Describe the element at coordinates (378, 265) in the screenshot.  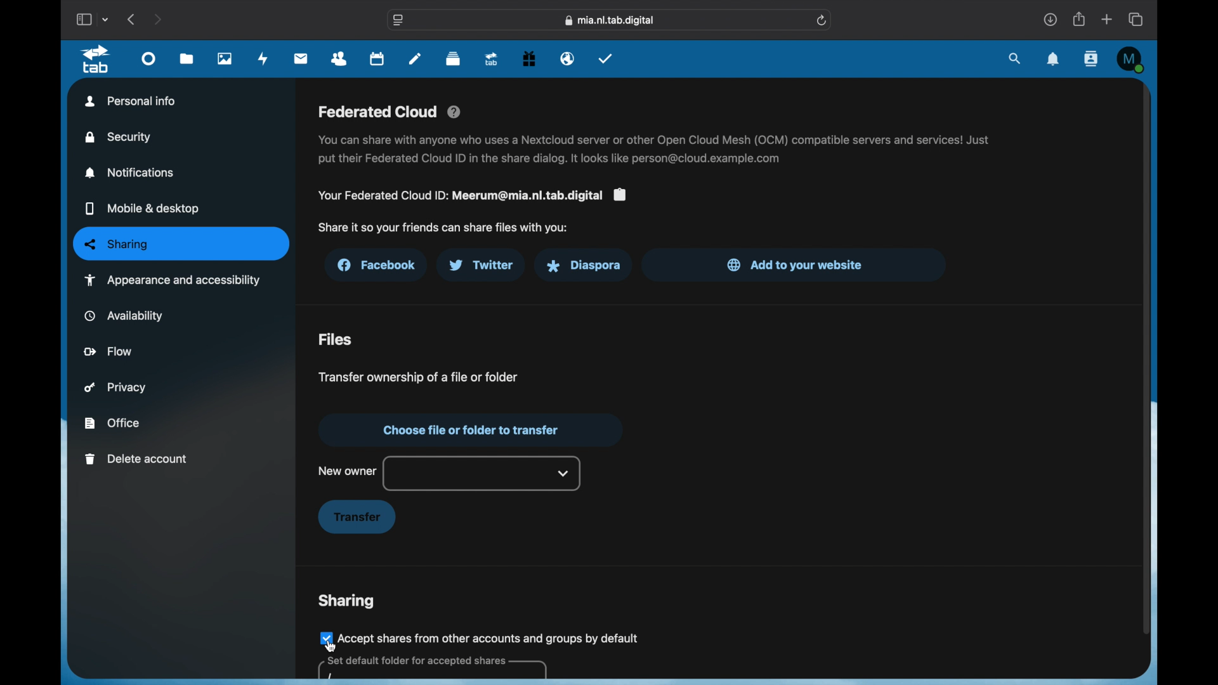
I see `facebook` at that location.